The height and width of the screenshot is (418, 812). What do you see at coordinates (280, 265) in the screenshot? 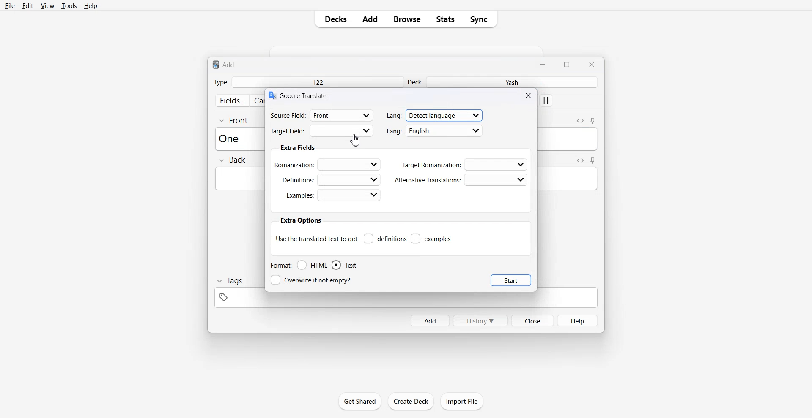
I see `Format` at bounding box center [280, 265].